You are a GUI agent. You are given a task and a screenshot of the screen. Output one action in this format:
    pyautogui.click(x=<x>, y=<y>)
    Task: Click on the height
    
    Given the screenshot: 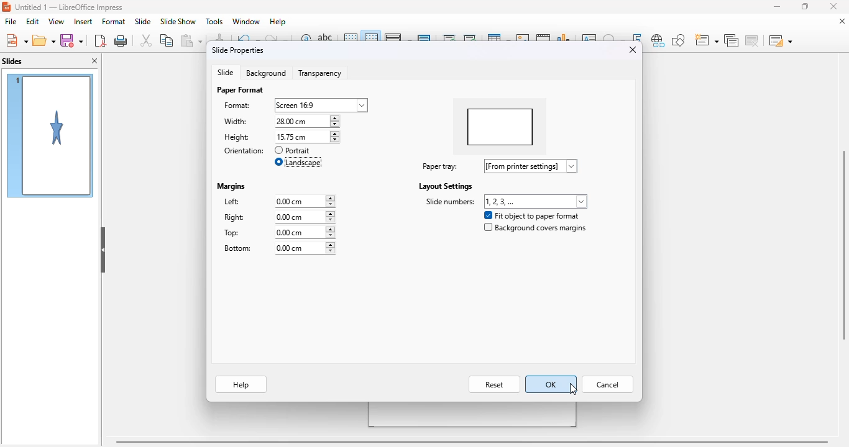 What is the action you would take?
    pyautogui.click(x=237, y=137)
    